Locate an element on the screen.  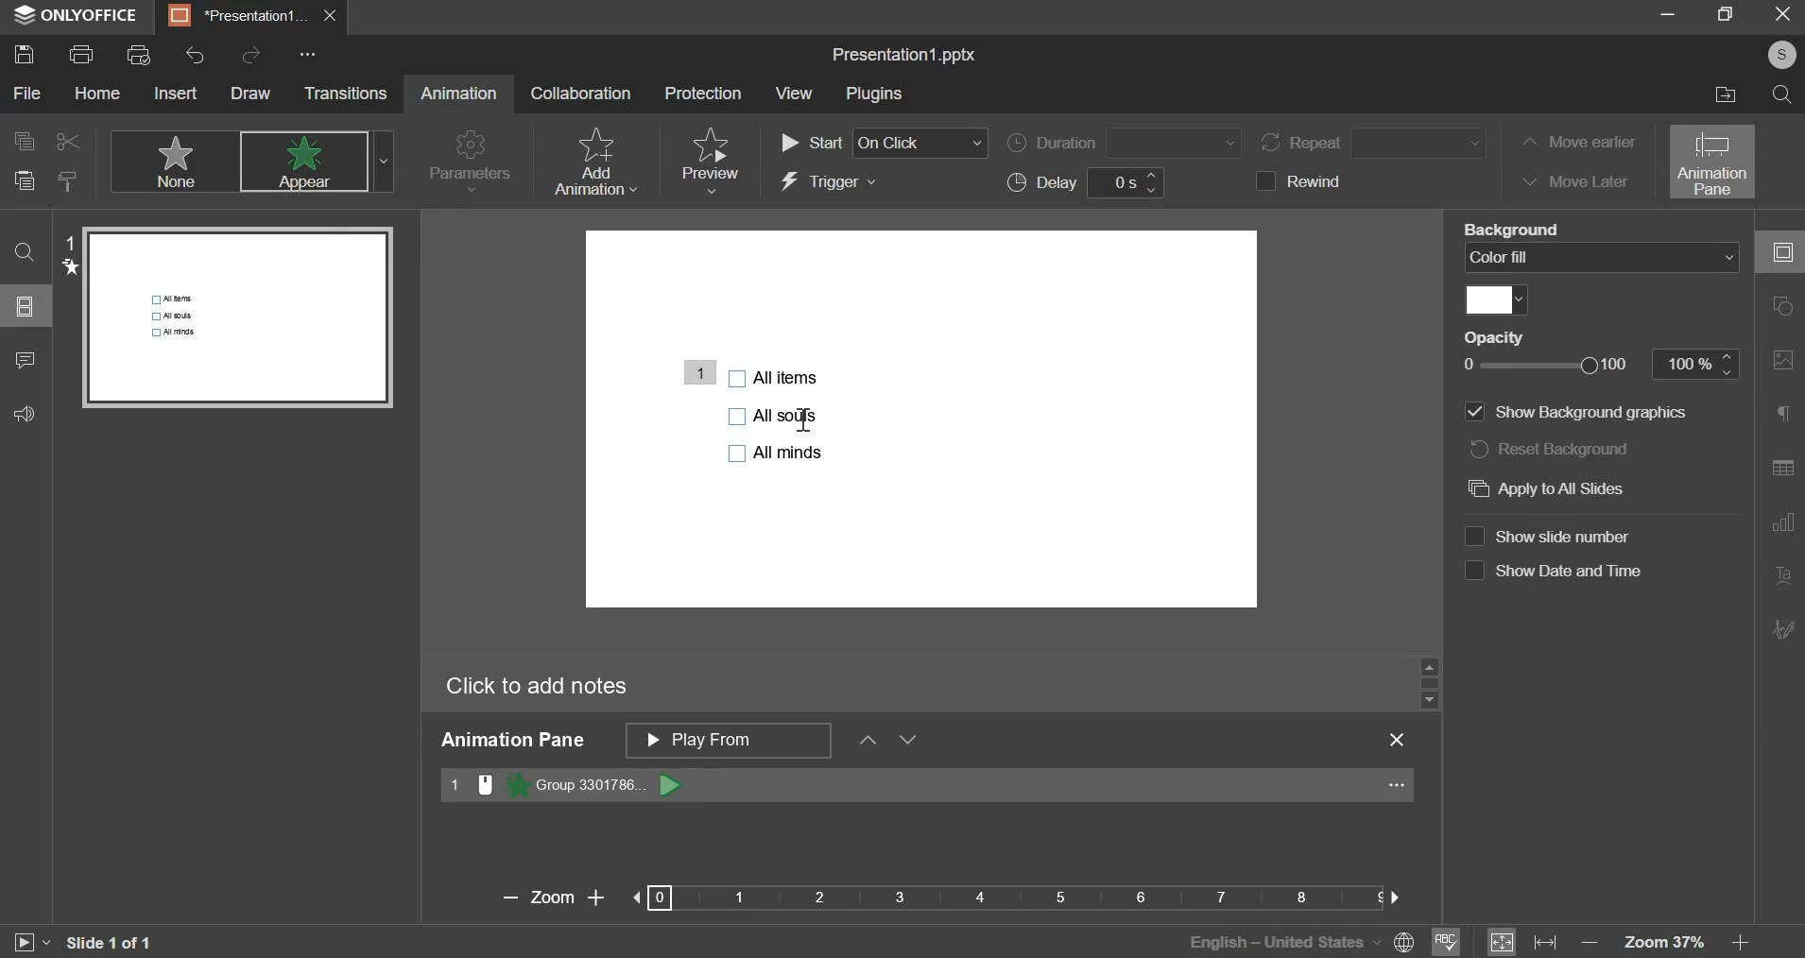
show slide number is located at coordinates (1549, 537).